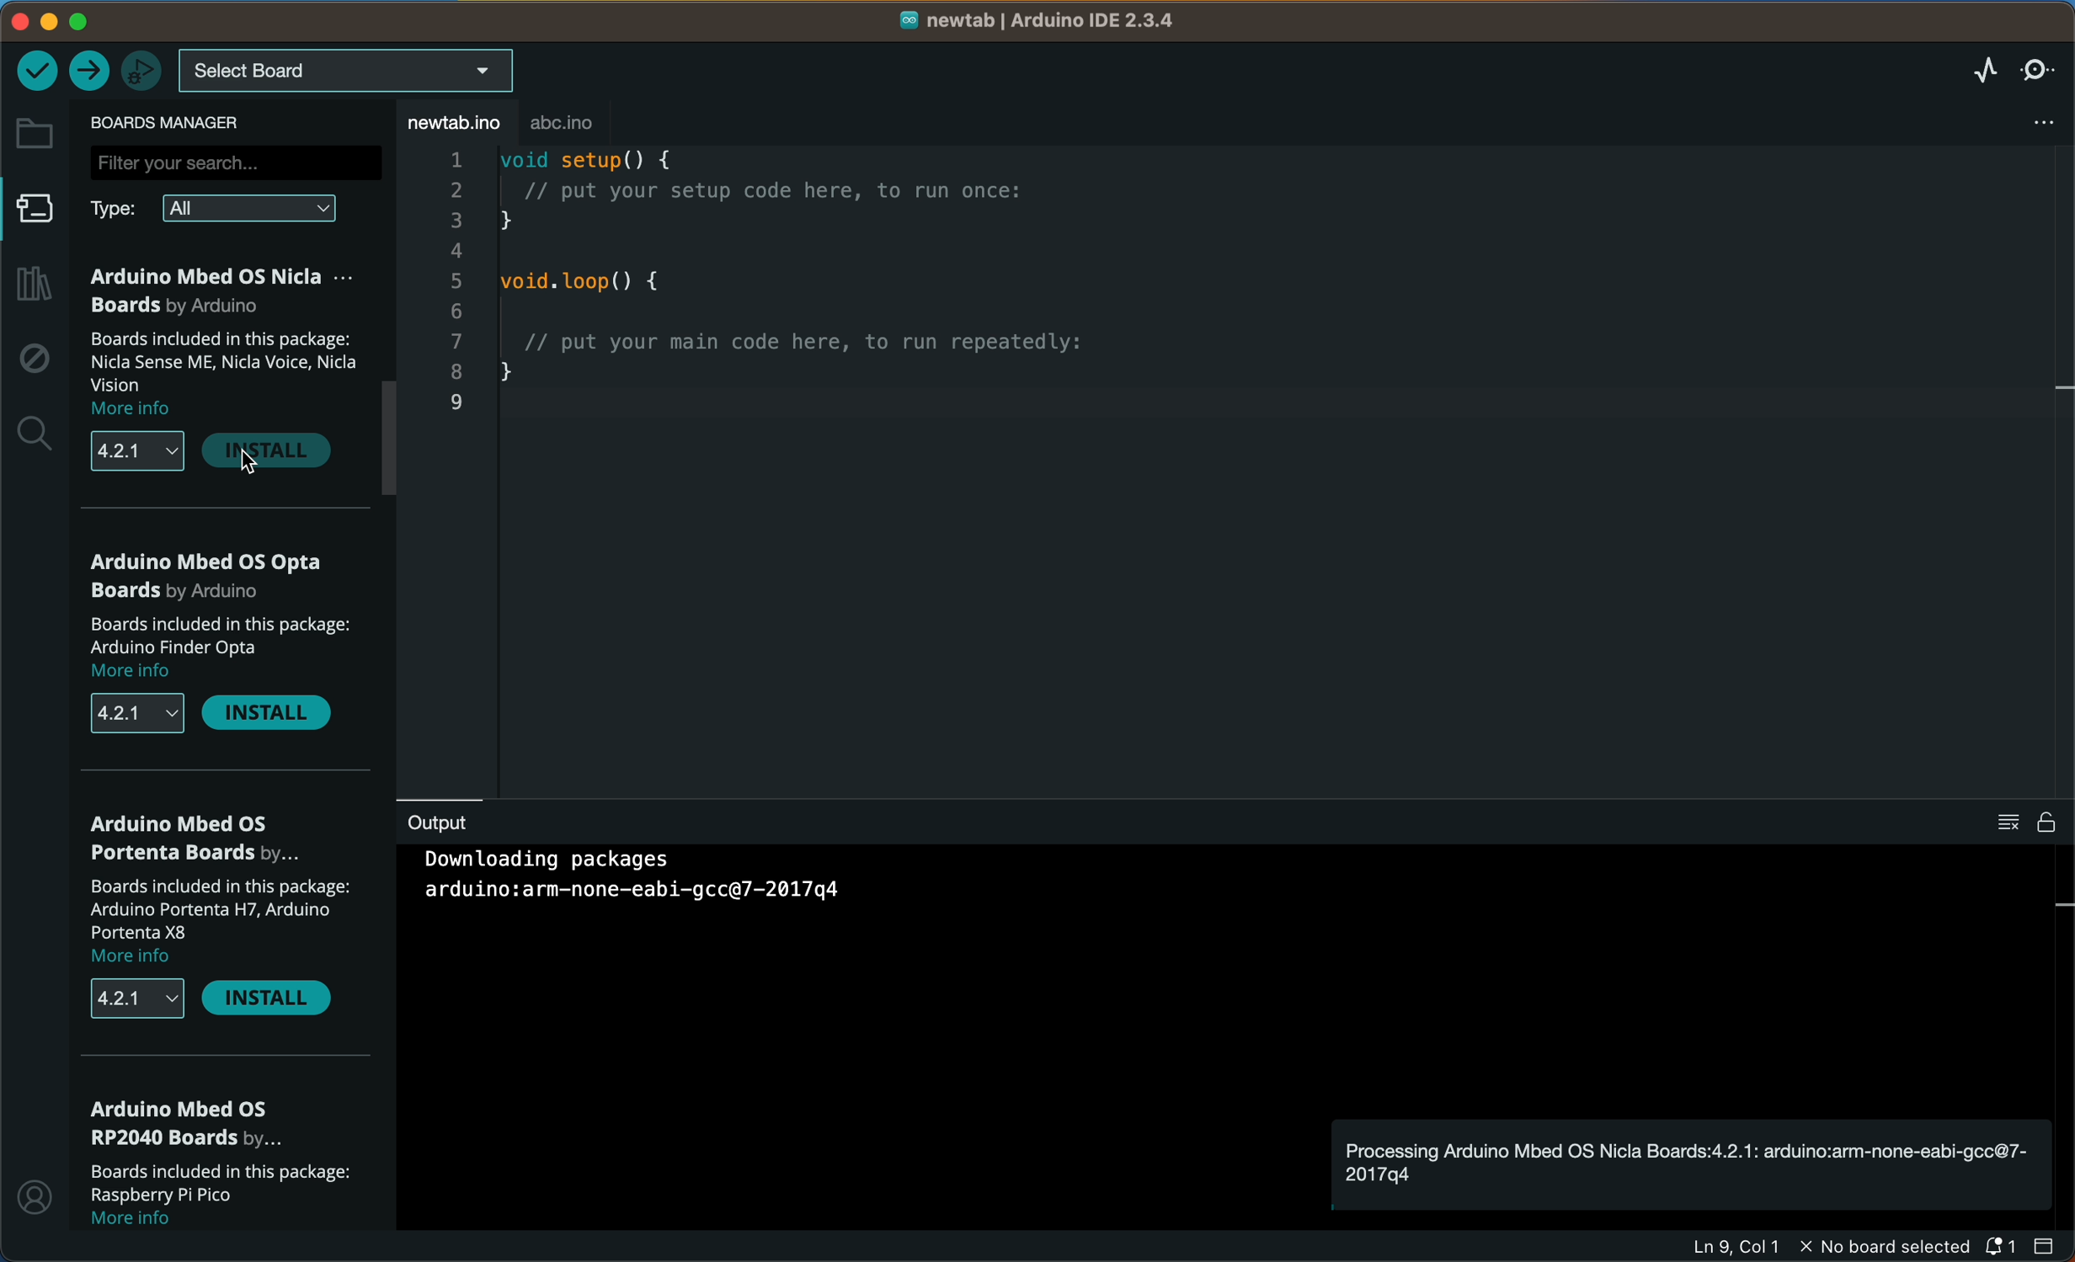 This screenshot has height=1262, width=2075. Describe the element at coordinates (2048, 819) in the screenshot. I see `file is writable` at that location.